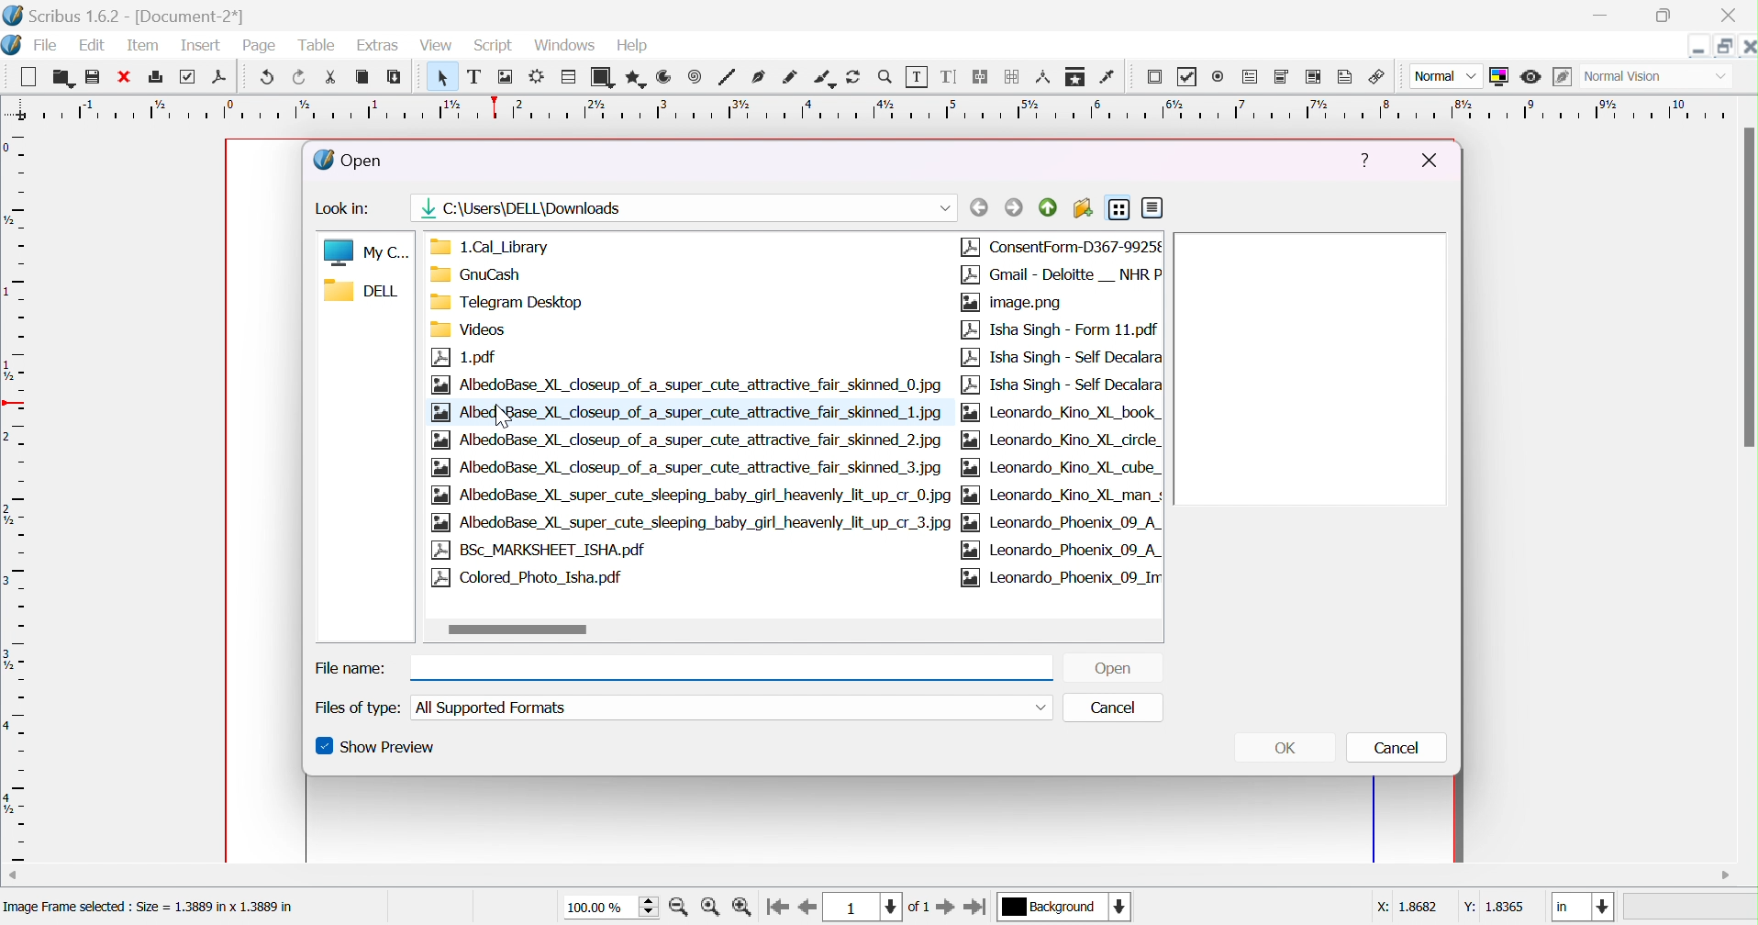 The height and width of the screenshot is (925, 1758). I want to click on restore down, so click(1664, 17).